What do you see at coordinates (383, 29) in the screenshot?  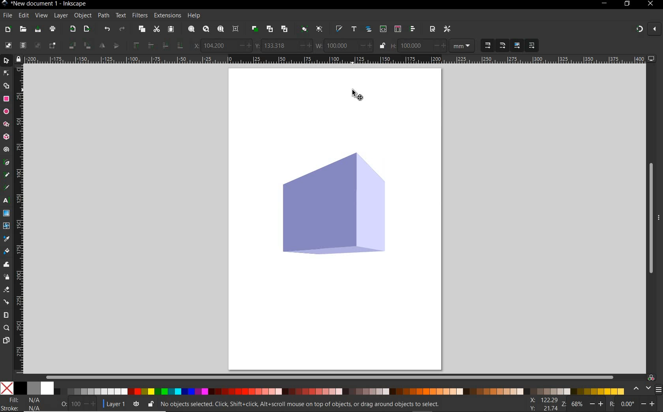 I see `open xml editor` at bounding box center [383, 29].